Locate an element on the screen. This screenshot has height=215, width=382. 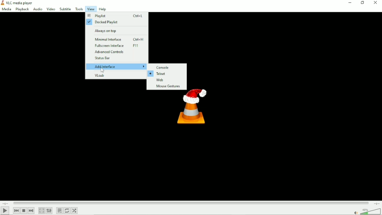
Previous is located at coordinates (16, 210).